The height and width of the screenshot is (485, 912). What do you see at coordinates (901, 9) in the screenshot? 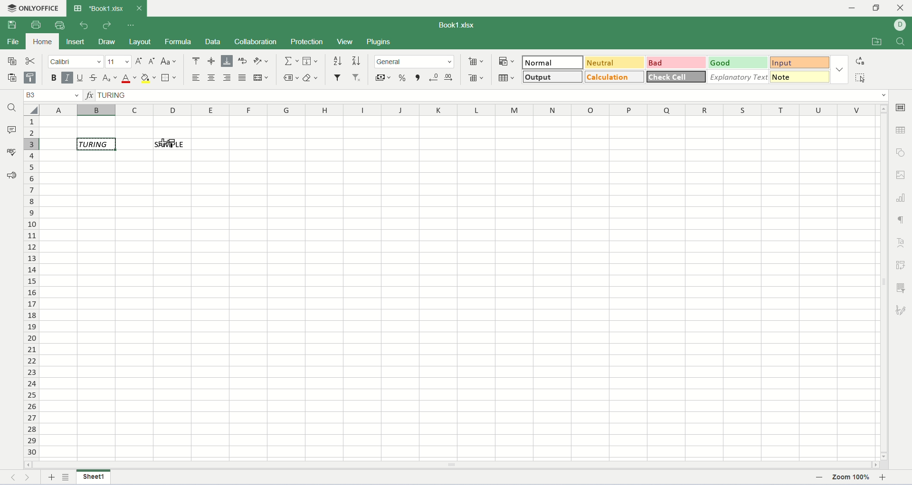
I see `close` at bounding box center [901, 9].